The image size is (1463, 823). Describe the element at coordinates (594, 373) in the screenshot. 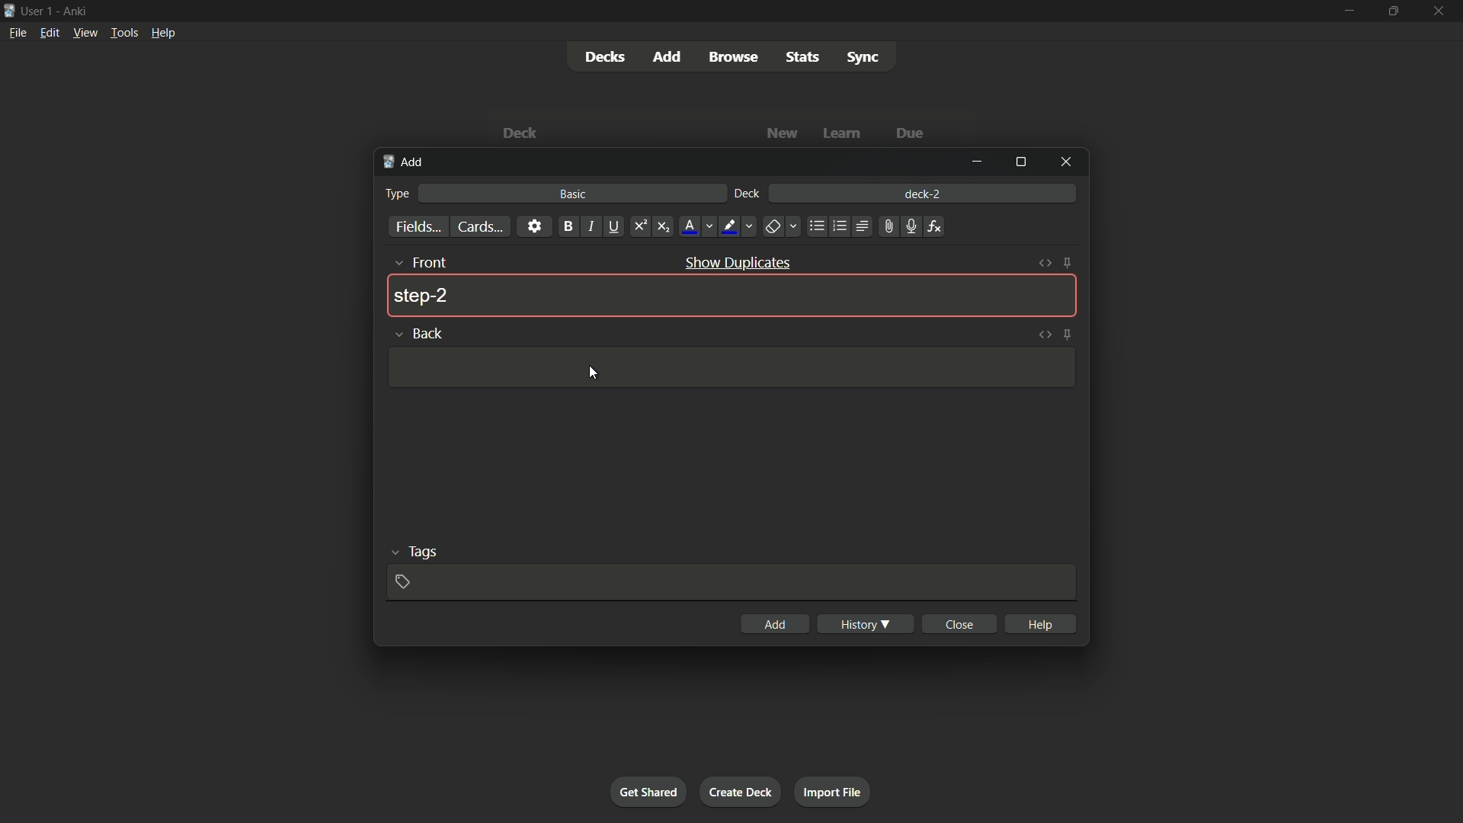

I see `cursor` at that location.